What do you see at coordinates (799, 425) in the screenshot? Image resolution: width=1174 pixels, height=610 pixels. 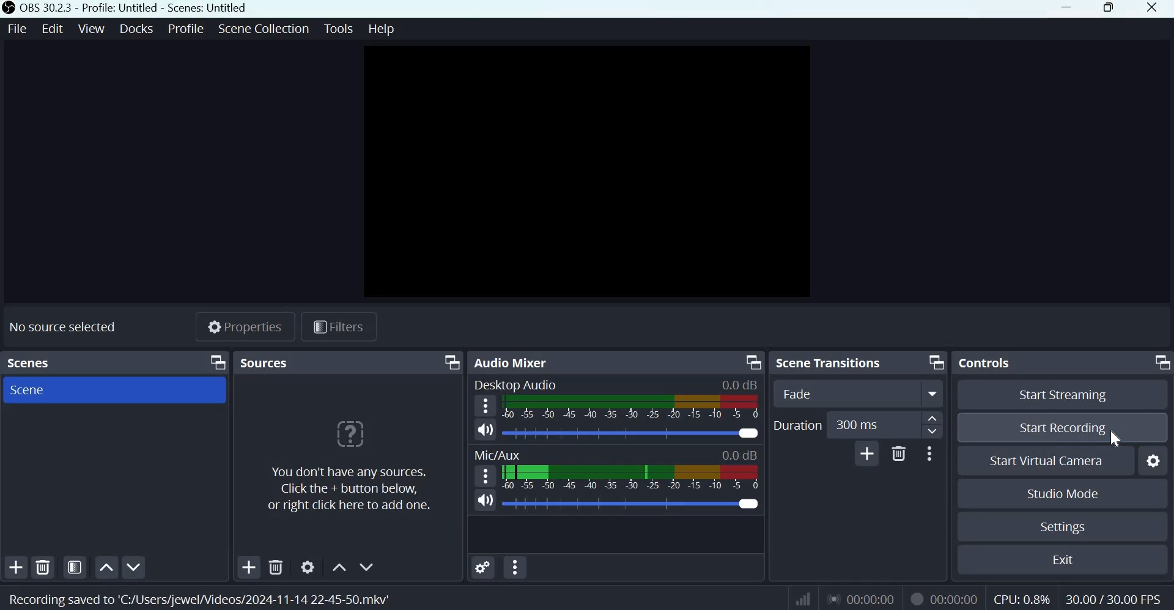 I see `Duration` at bounding box center [799, 425].